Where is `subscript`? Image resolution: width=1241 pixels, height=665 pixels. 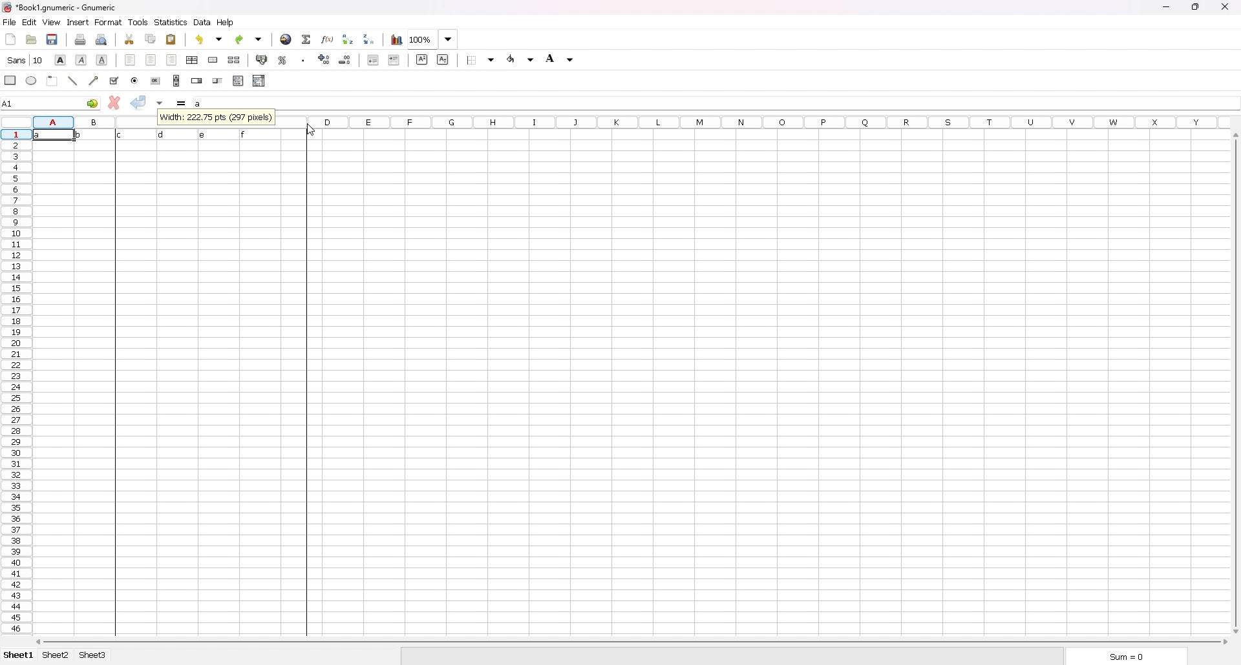
subscript is located at coordinates (443, 59).